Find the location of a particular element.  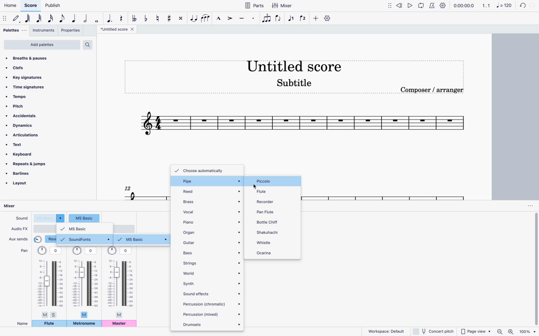

ms basic is located at coordinates (143, 240).